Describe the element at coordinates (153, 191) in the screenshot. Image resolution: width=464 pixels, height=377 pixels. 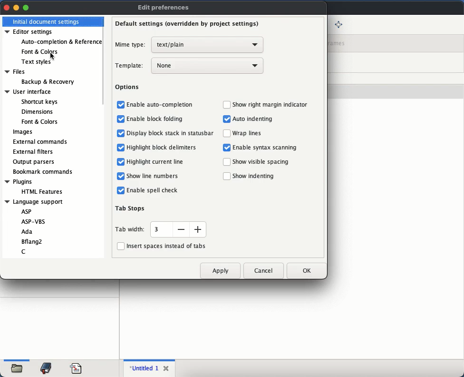
I see `Enable spell check` at that location.